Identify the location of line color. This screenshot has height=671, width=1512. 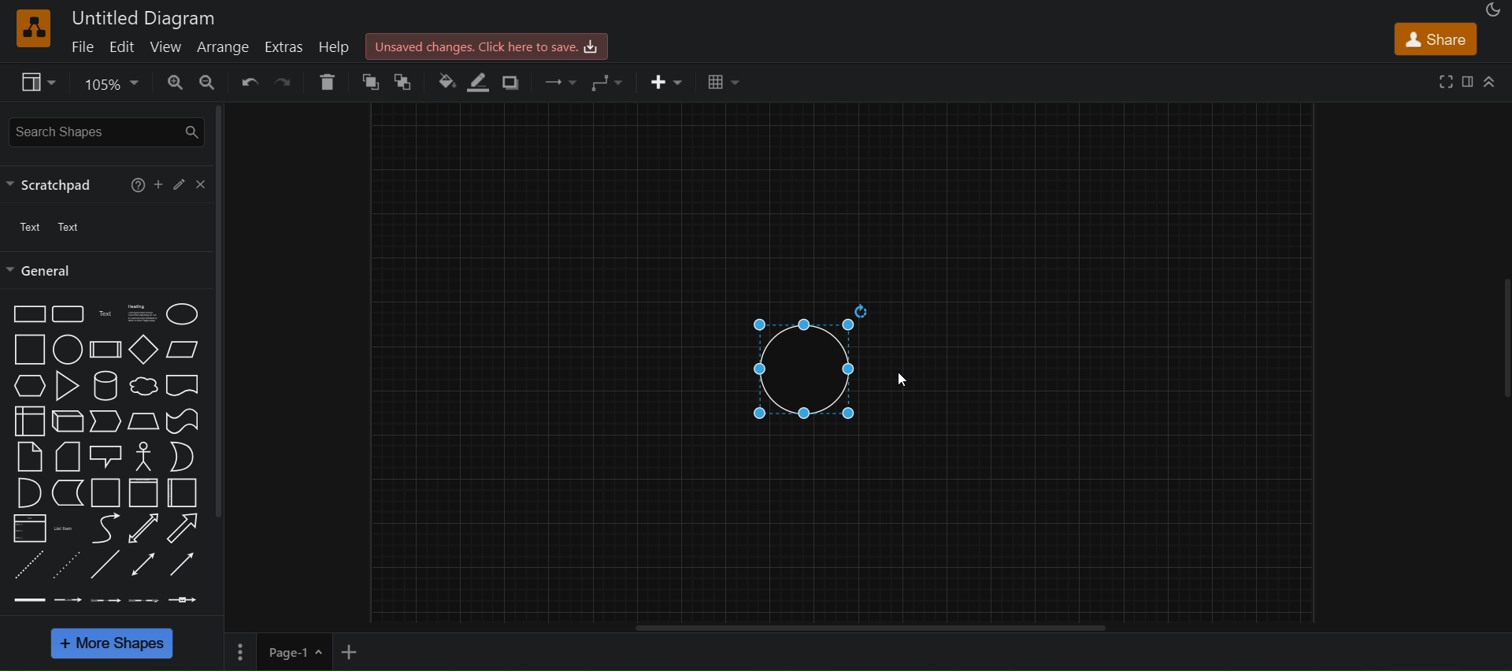
(480, 82).